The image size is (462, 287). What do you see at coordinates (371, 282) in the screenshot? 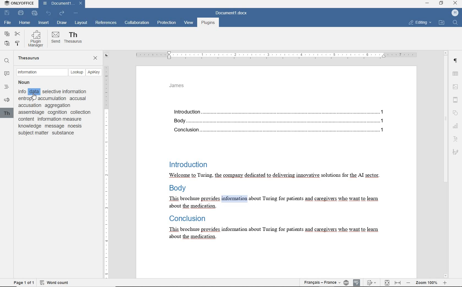
I see `TRACK CHANGES` at bounding box center [371, 282].